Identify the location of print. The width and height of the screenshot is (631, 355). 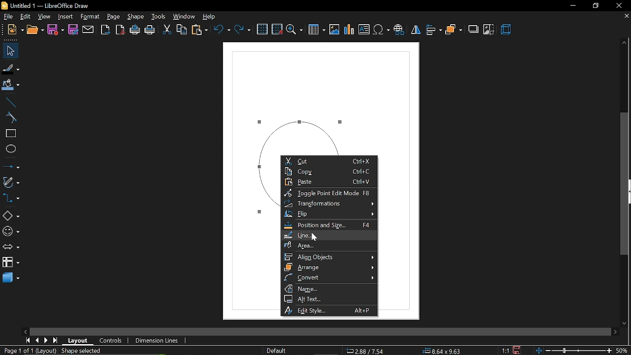
(151, 30).